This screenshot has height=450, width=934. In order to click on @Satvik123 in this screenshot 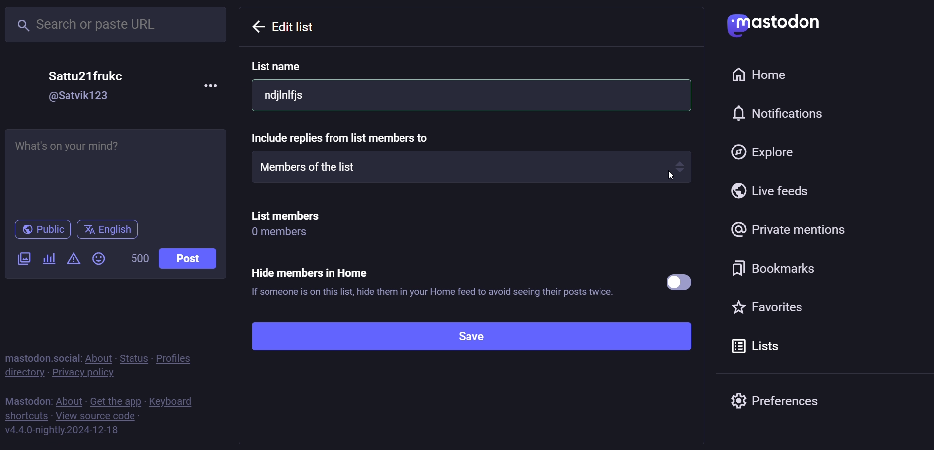, I will do `click(81, 97)`.